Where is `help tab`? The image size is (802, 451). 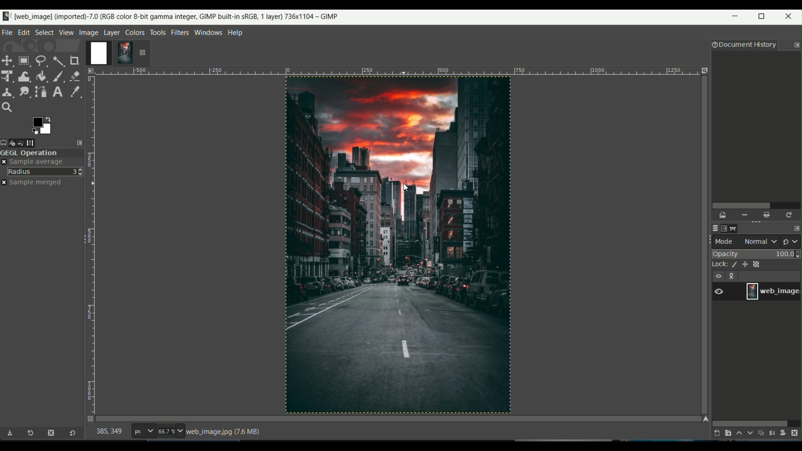
help tab is located at coordinates (236, 32).